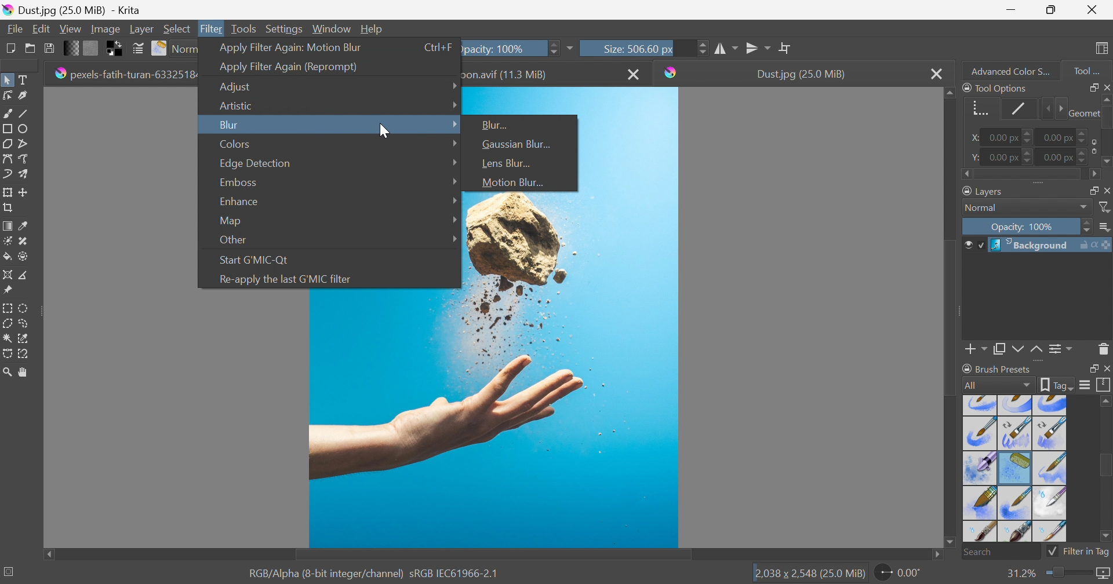 The width and height of the screenshot is (1113, 584). Describe the element at coordinates (1105, 207) in the screenshot. I see `Filter` at that location.